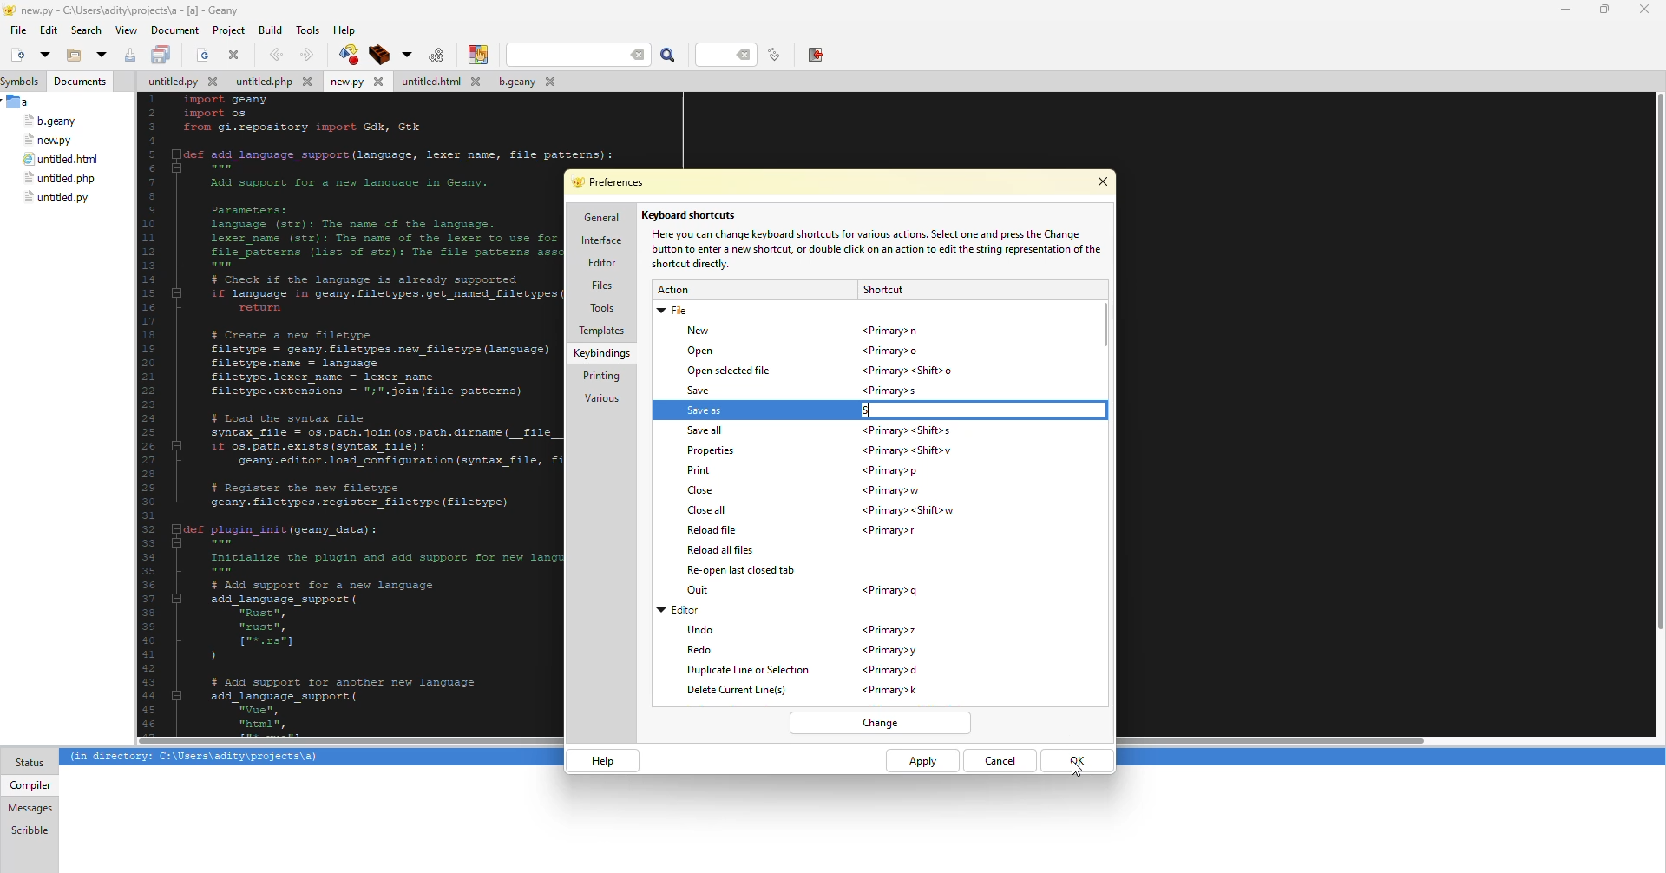  Describe the element at coordinates (274, 54) in the screenshot. I see `back` at that location.